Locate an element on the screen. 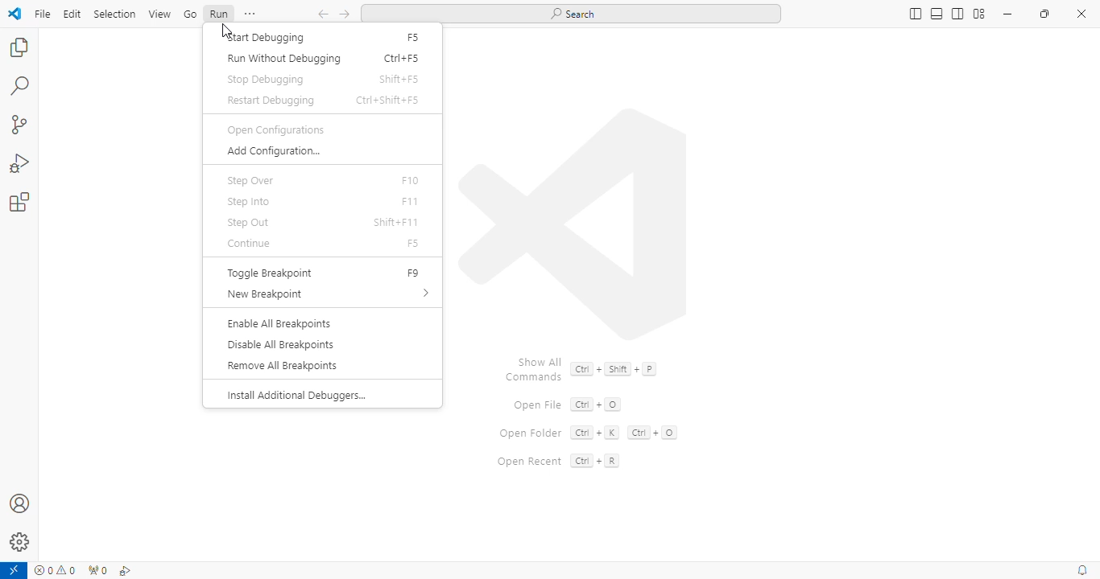  no ports forwarded is located at coordinates (96, 572).